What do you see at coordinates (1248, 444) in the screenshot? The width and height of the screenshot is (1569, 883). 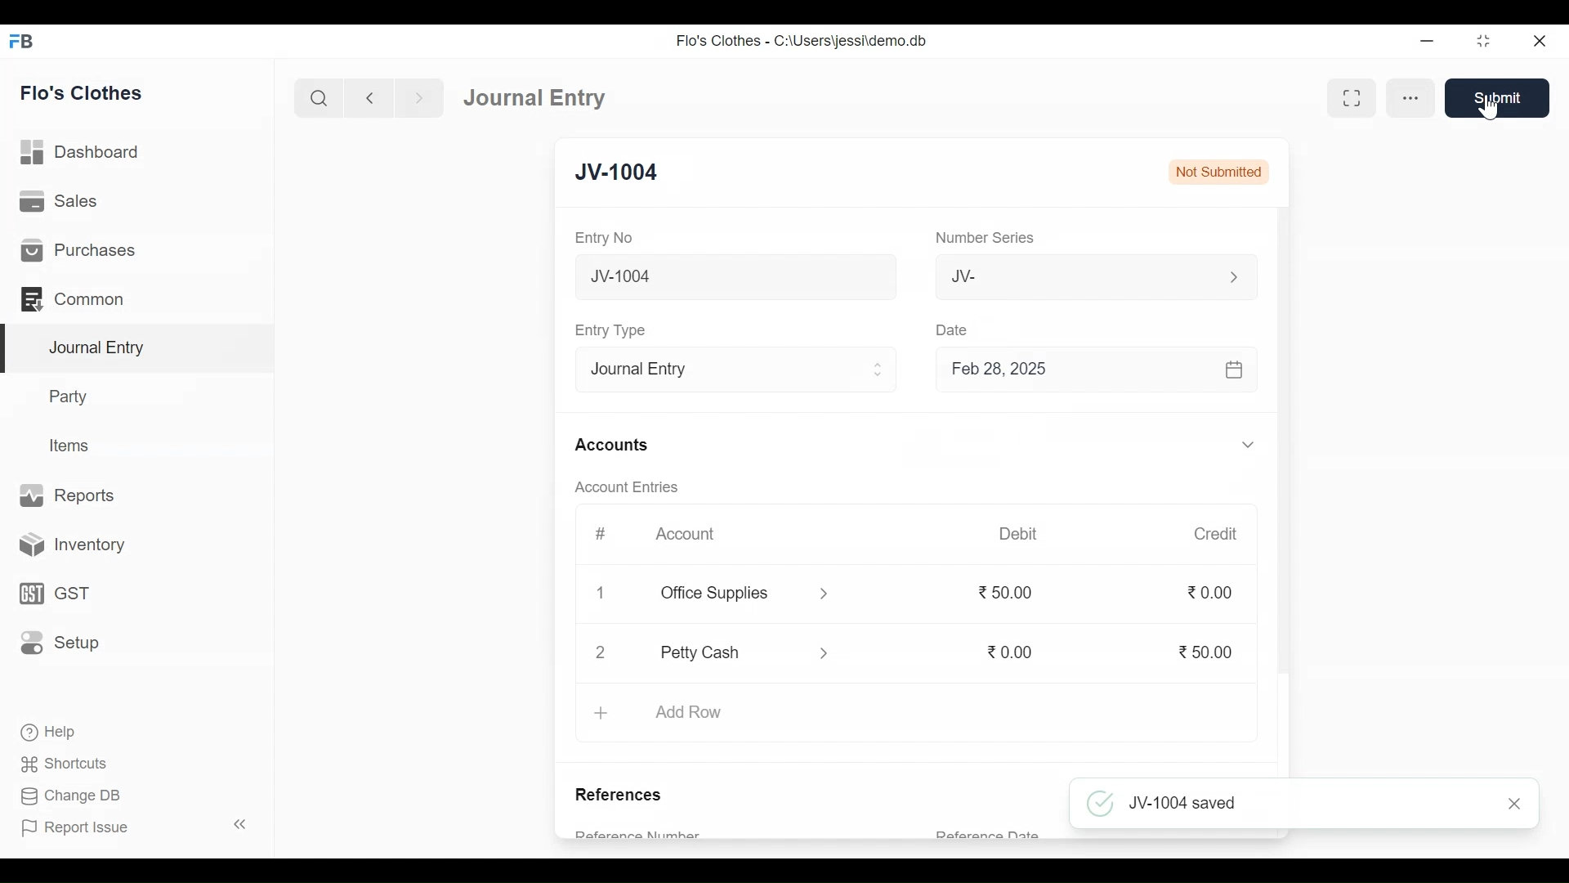 I see `Expand` at bounding box center [1248, 444].